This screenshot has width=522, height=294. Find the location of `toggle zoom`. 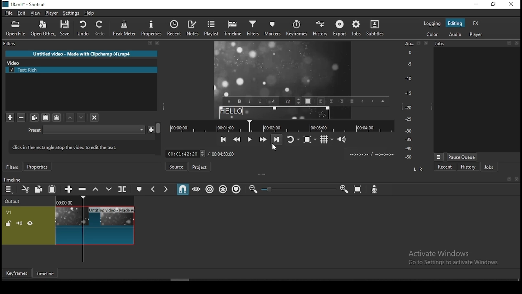

toggle zoom is located at coordinates (310, 139).